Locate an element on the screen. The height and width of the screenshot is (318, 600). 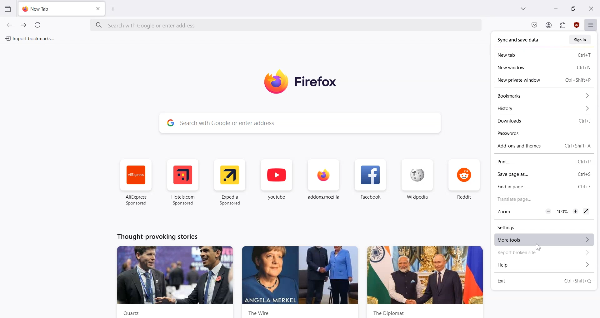
Shortcut key is located at coordinates (578, 80).